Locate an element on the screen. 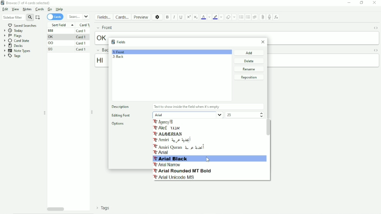 This screenshot has height=214, width=381. Arial Black is located at coordinates (171, 158).